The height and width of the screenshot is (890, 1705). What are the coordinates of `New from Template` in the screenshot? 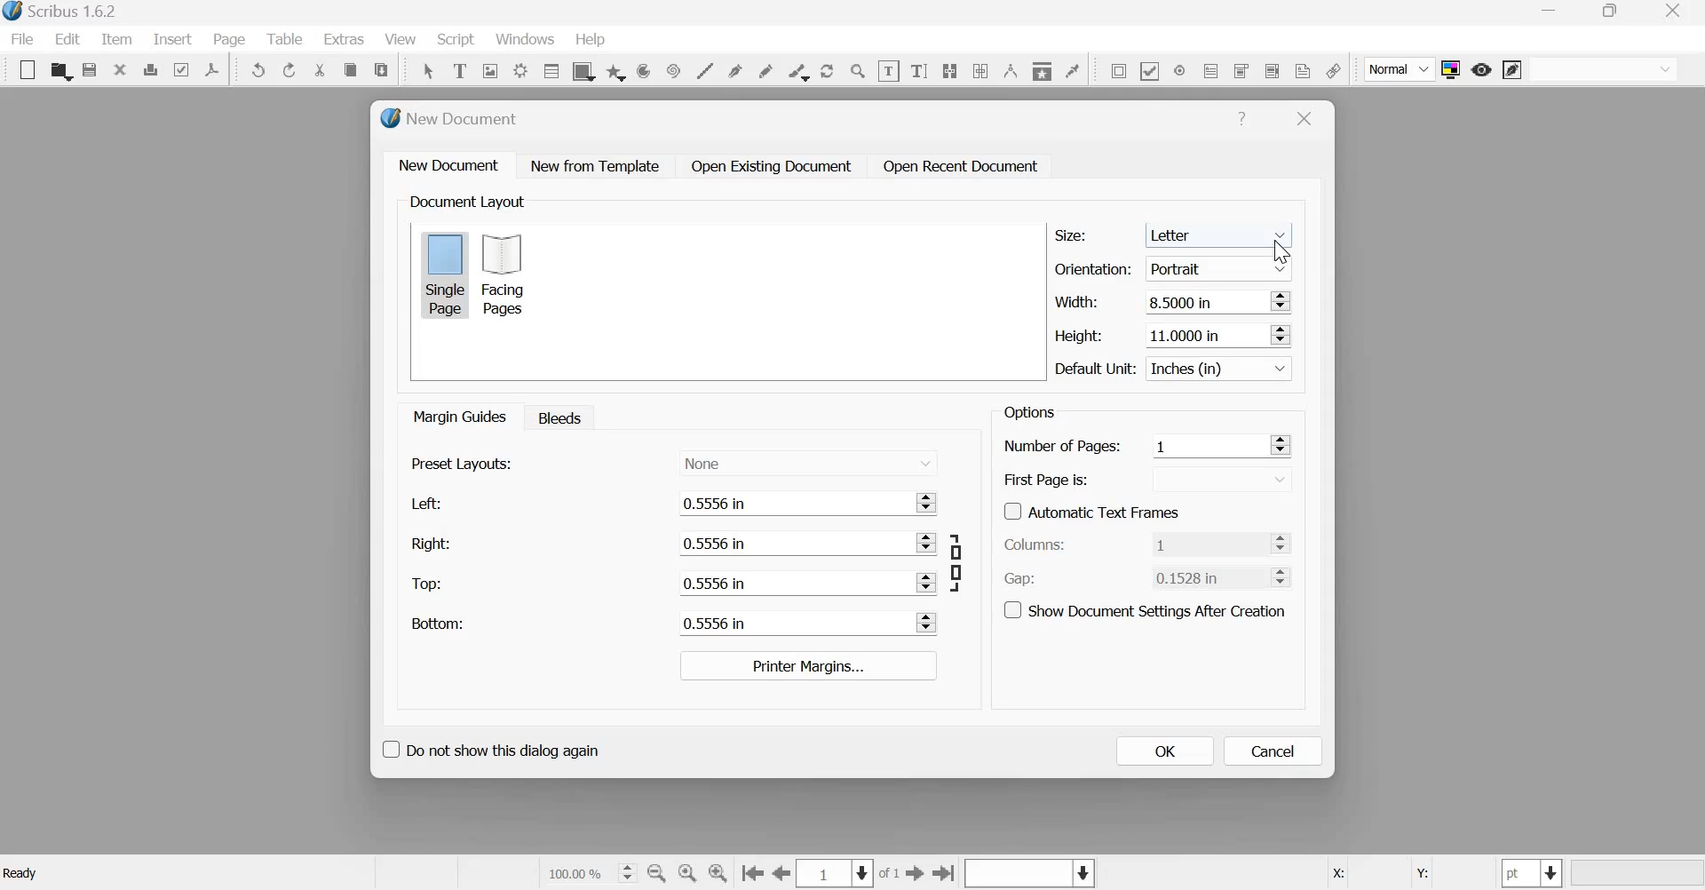 It's located at (599, 165).